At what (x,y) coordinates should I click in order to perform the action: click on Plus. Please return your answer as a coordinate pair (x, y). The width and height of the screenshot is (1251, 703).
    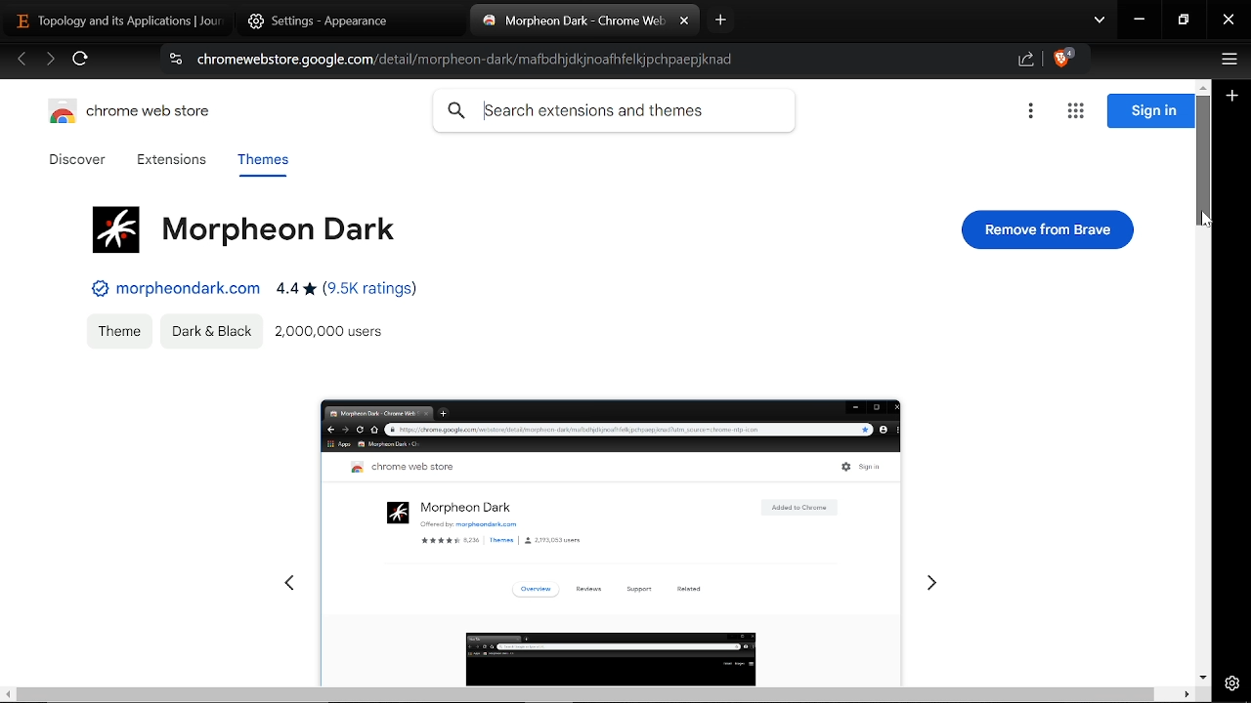
    Looking at the image, I should click on (1233, 98).